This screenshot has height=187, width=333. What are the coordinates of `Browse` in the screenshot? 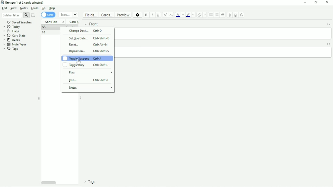 It's located at (23, 3).